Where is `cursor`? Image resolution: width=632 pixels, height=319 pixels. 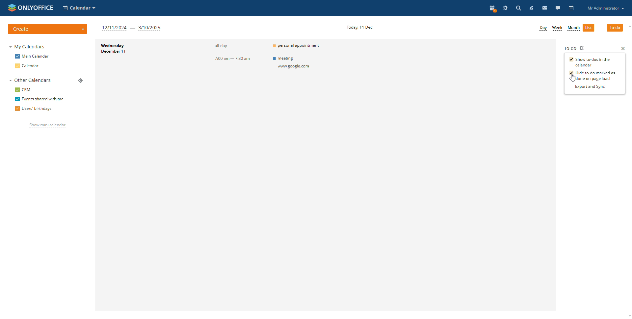
cursor is located at coordinates (573, 77).